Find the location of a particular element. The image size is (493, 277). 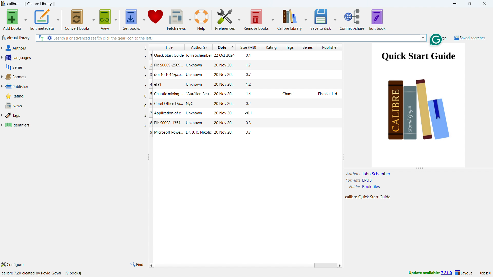

enter search string is located at coordinates (236, 38).